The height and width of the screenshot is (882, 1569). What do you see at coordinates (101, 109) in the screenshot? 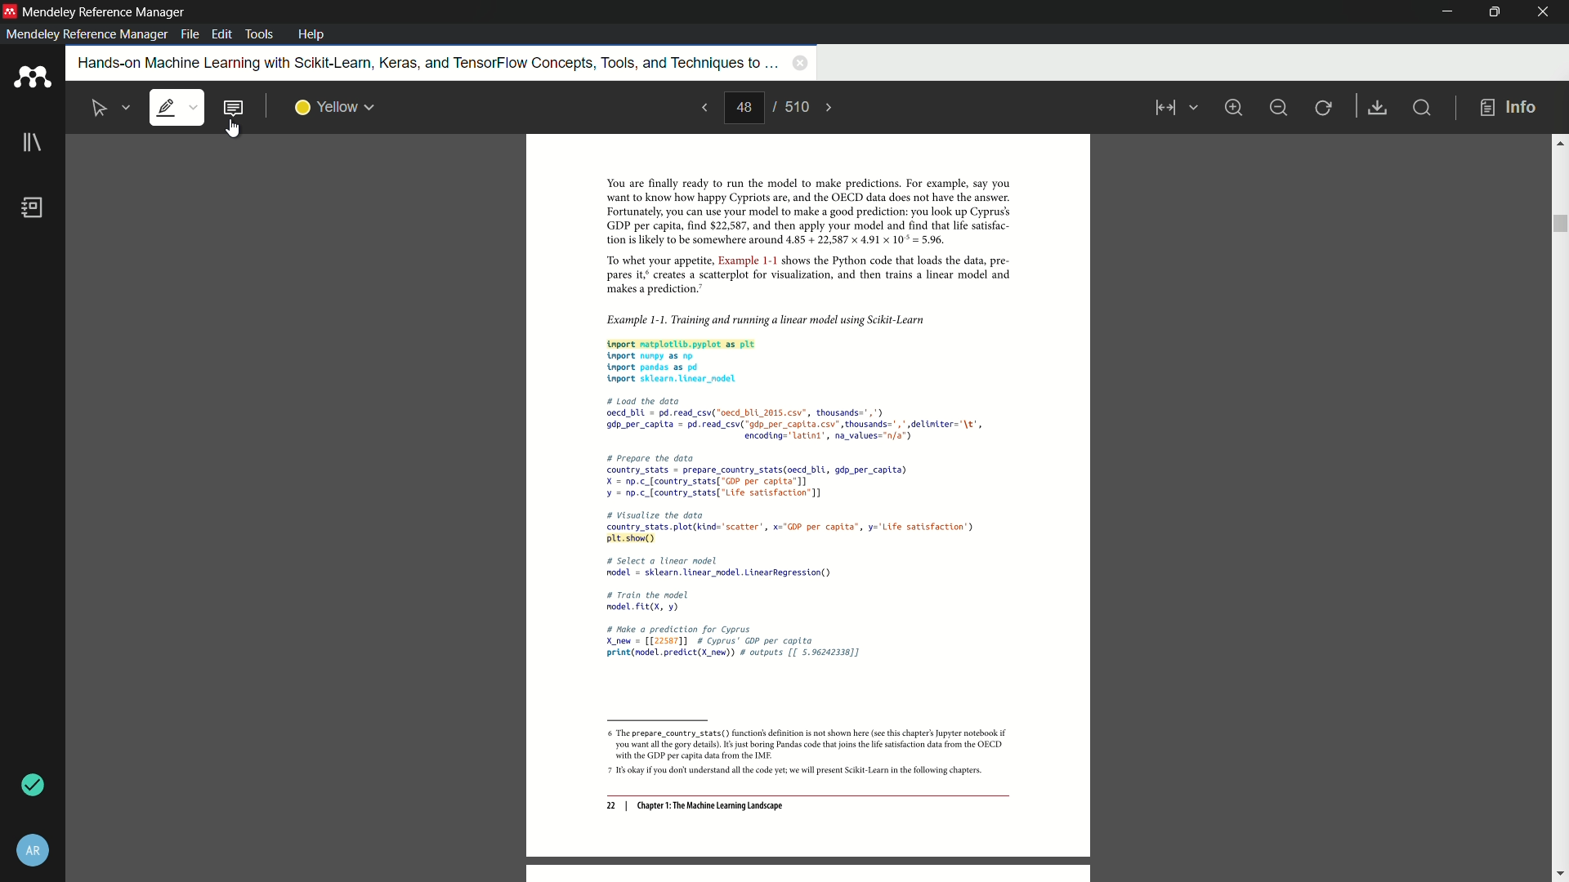
I see `select` at bounding box center [101, 109].